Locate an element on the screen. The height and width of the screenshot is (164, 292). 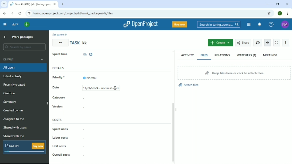
Default is located at coordinates (23, 59).